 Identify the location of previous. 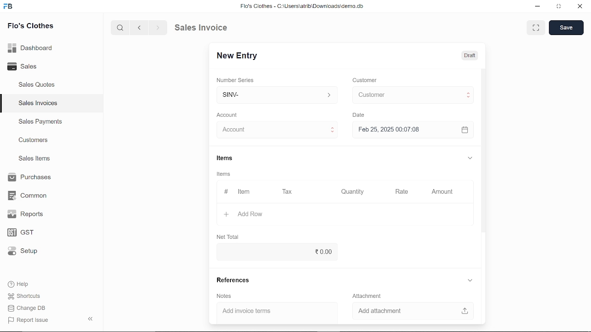
(140, 28).